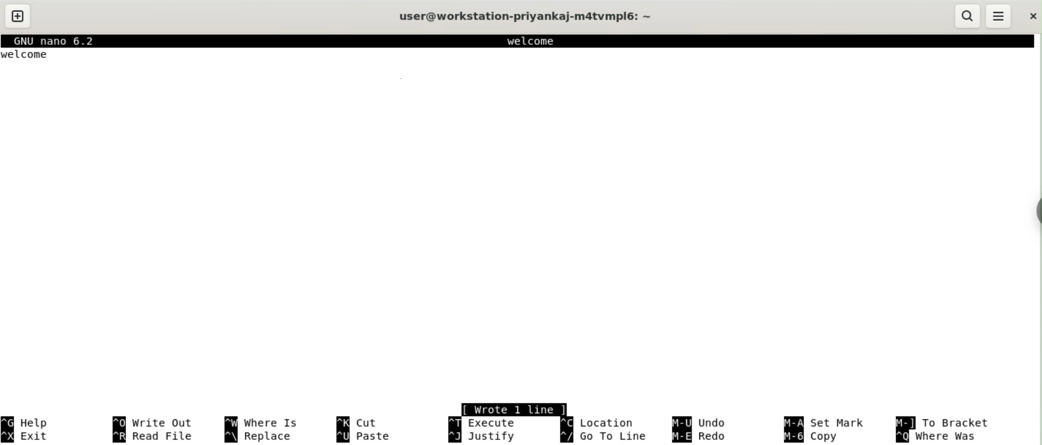 This screenshot has height=445, width=1042. What do you see at coordinates (605, 436) in the screenshot?
I see `go to line` at bounding box center [605, 436].